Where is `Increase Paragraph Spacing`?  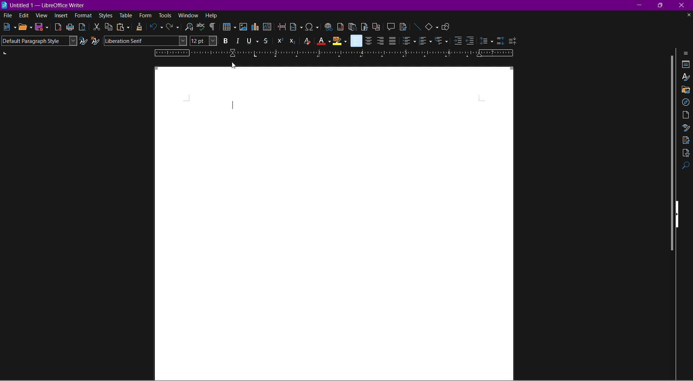 Increase Paragraph Spacing is located at coordinates (500, 39).